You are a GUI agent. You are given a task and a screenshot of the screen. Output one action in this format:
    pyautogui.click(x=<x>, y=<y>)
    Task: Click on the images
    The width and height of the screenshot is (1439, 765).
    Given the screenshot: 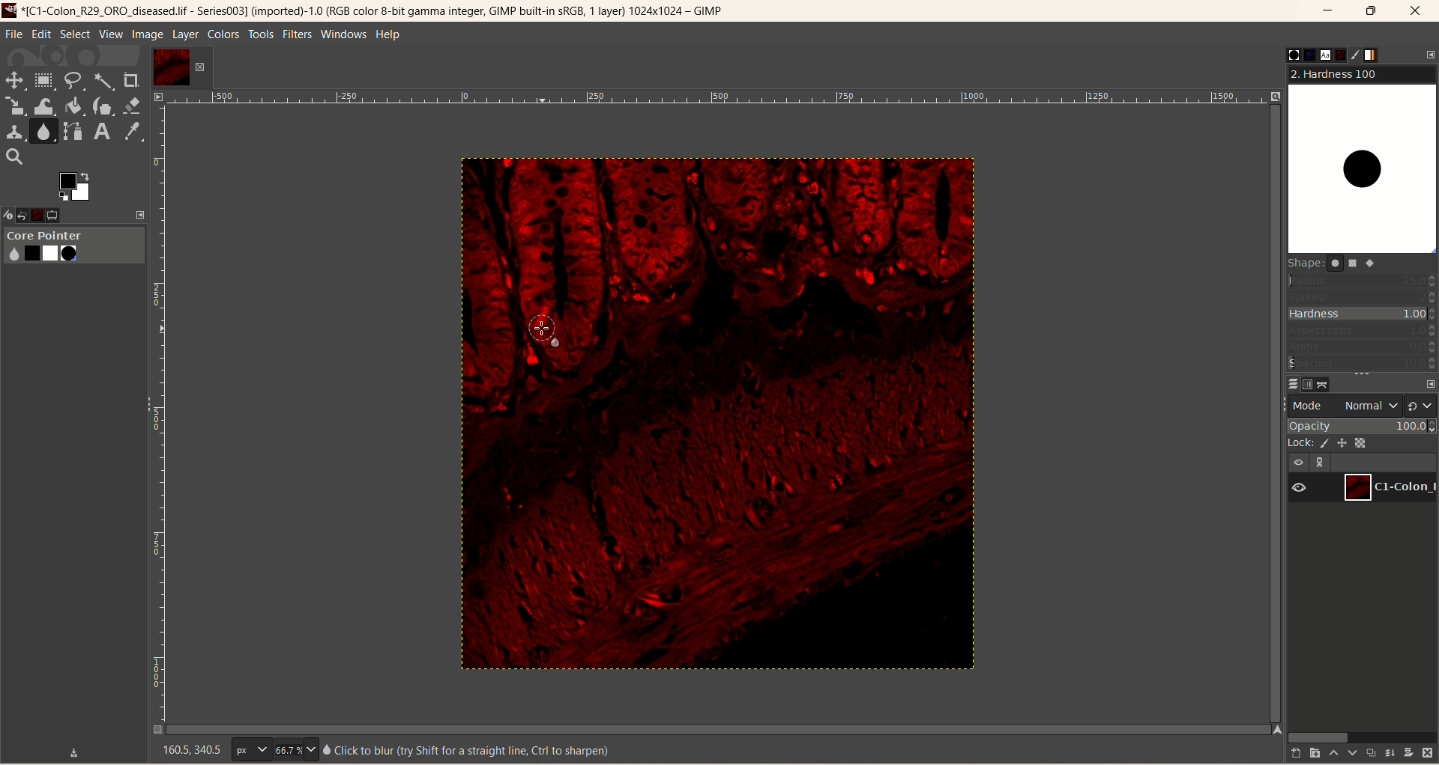 What is the action you would take?
    pyautogui.click(x=47, y=213)
    